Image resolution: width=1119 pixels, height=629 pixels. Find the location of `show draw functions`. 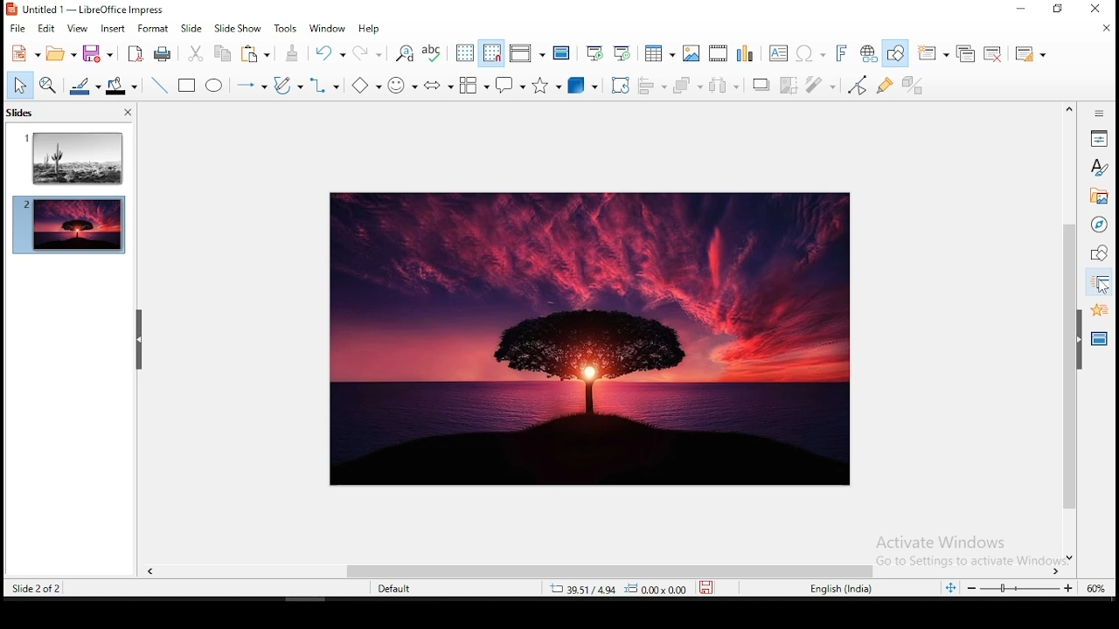

show draw functions is located at coordinates (894, 54).